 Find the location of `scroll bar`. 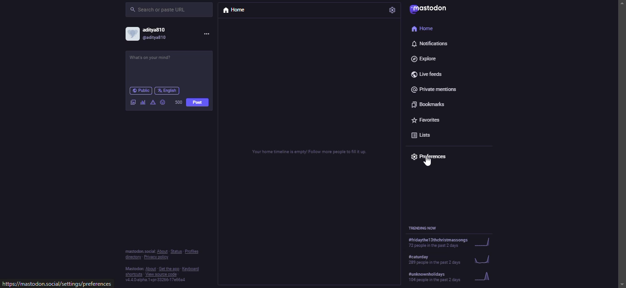

scroll bar is located at coordinates (621, 135).